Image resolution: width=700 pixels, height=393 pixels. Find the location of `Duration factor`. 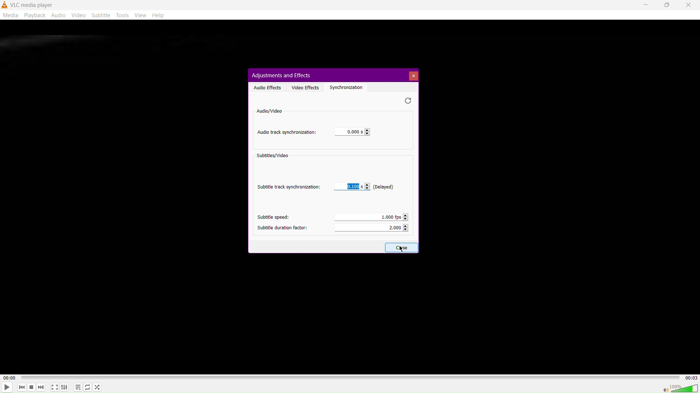

Duration factor is located at coordinates (372, 229).